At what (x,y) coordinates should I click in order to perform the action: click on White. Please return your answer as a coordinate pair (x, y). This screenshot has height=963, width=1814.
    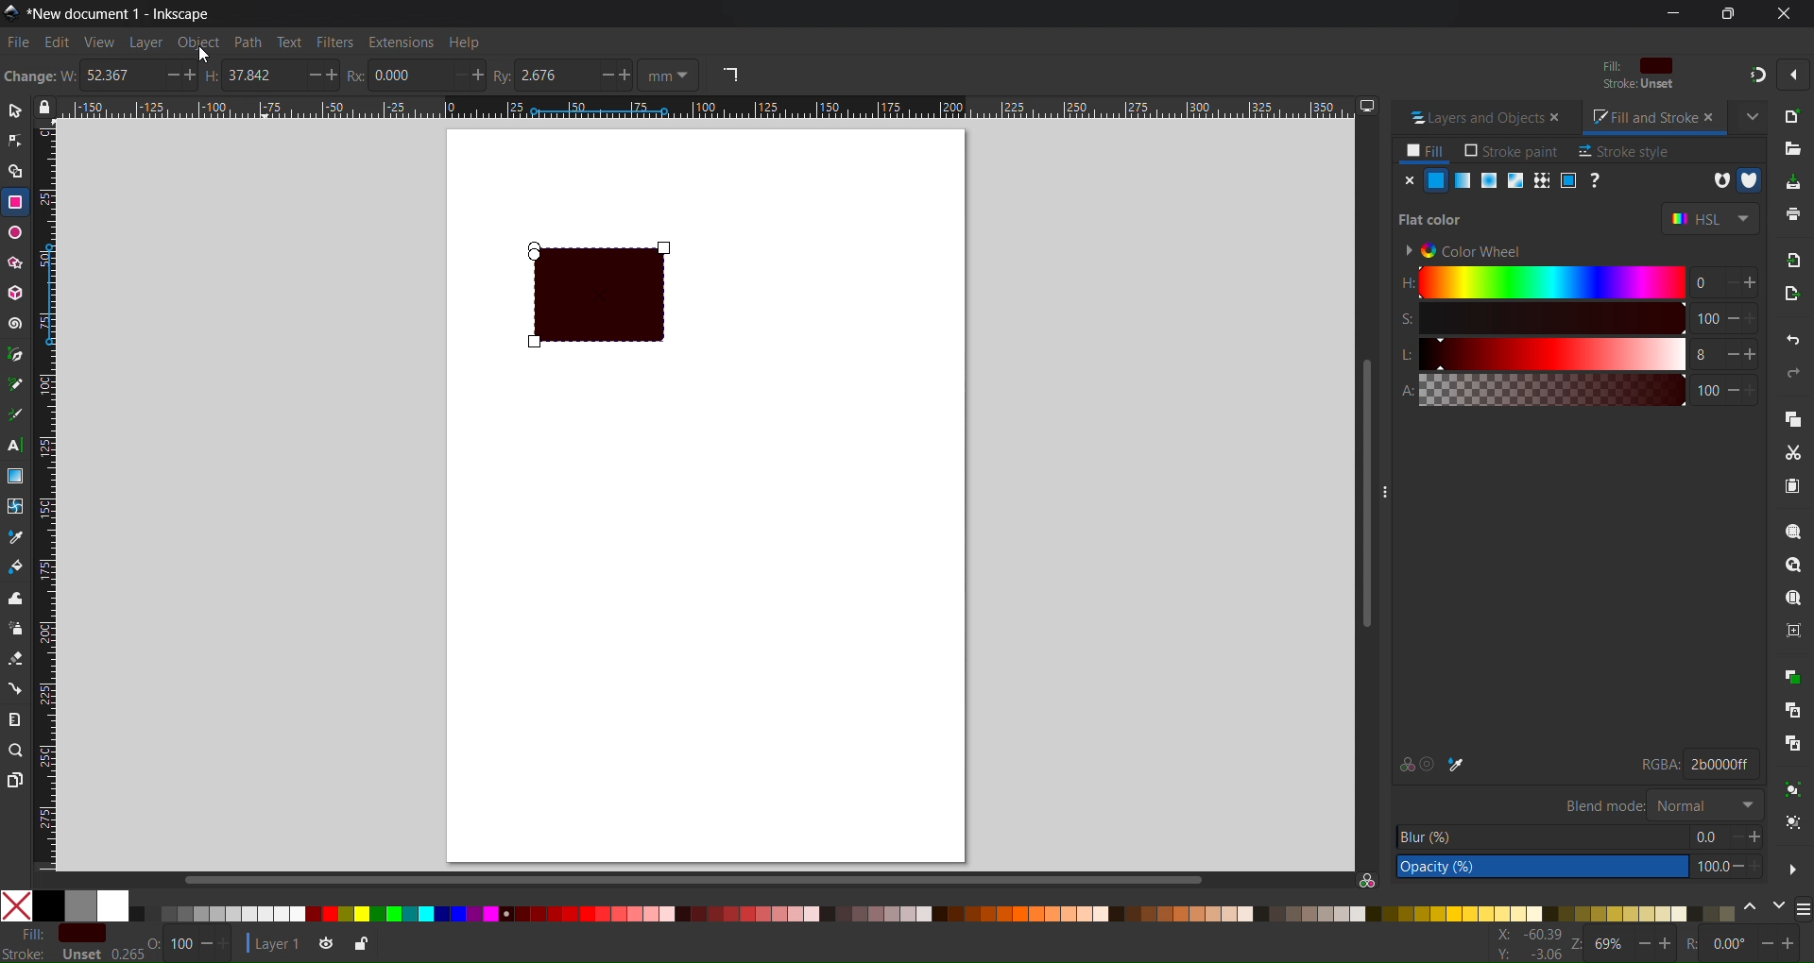
    Looking at the image, I should click on (113, 905).